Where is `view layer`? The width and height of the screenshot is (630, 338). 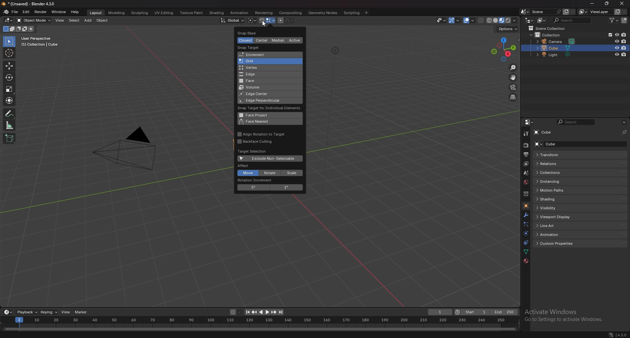 view layer is located at coordinates (595, 11).